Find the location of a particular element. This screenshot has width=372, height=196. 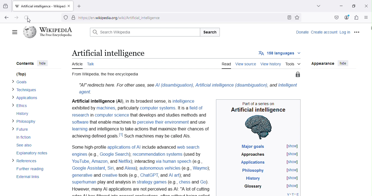

[show] is located at coordinates (292, 155).